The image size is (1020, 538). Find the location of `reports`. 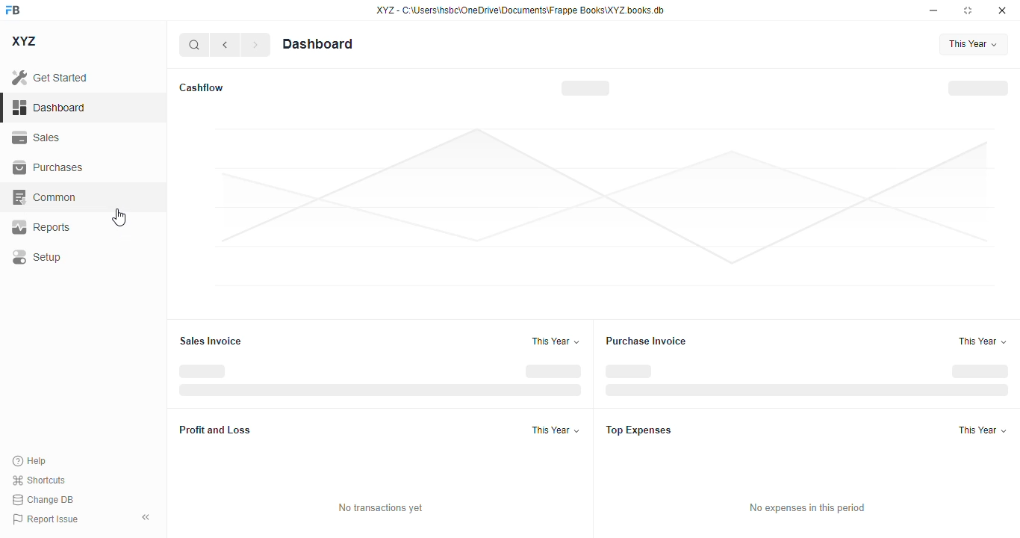

reports is located at coordinates (41, 227).